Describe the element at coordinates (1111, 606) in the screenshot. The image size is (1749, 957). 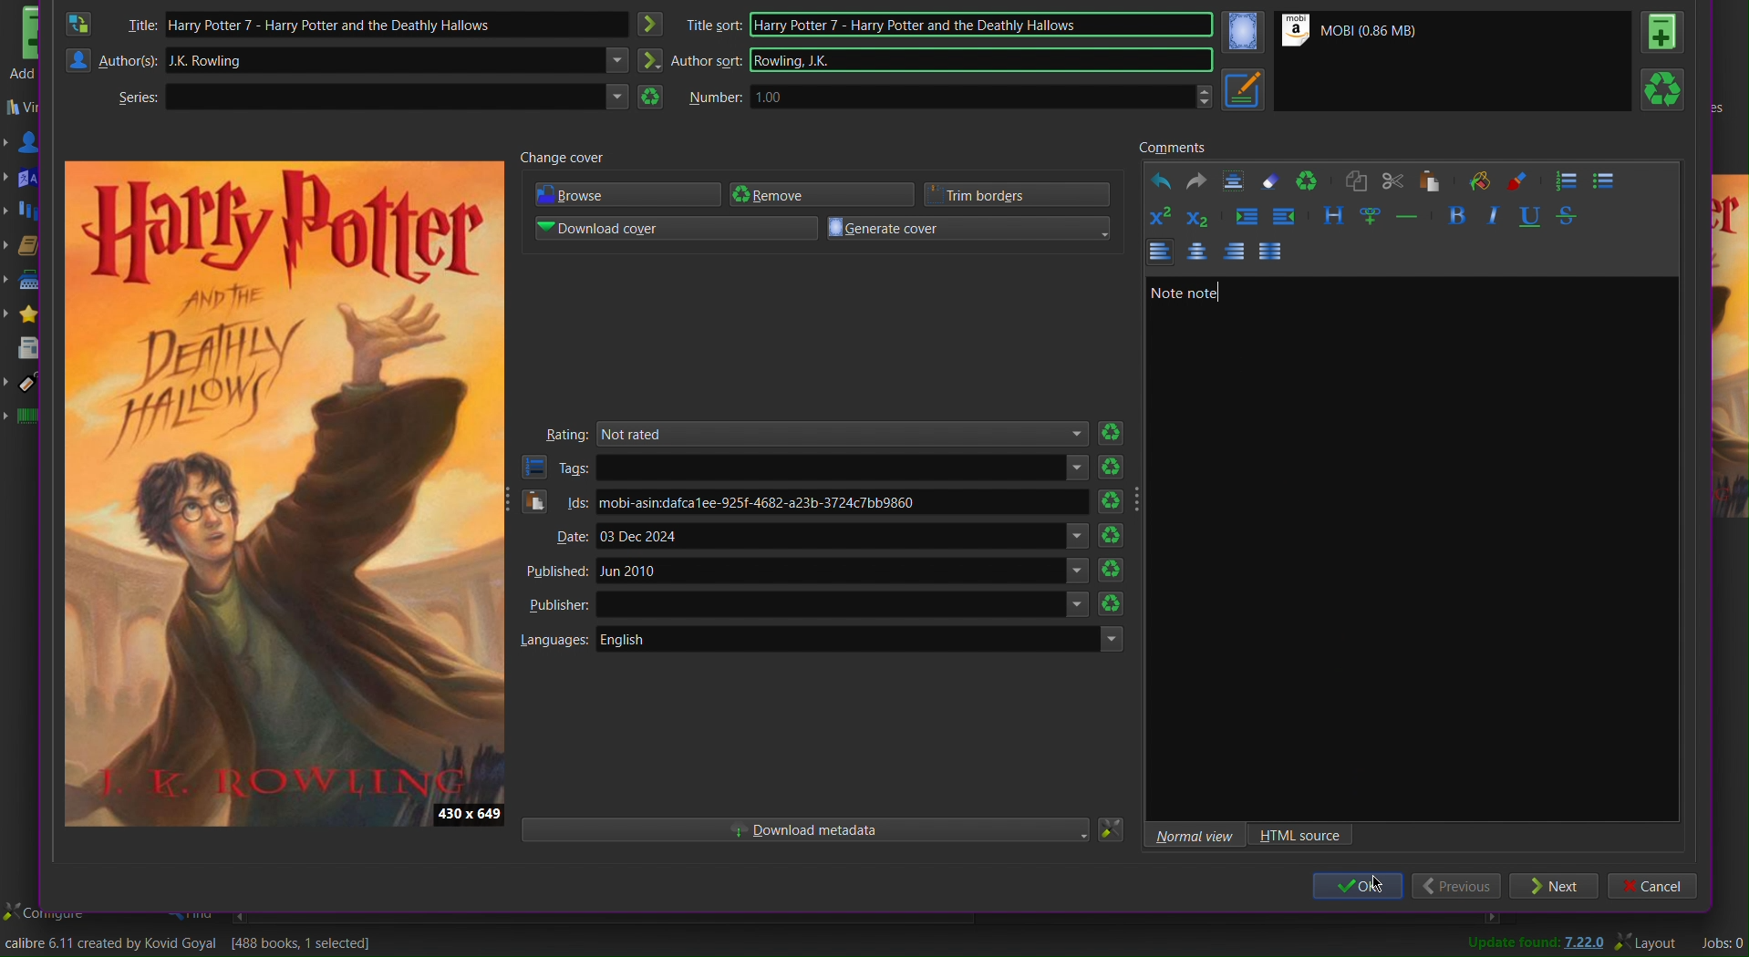
I see `refresh` at that location.